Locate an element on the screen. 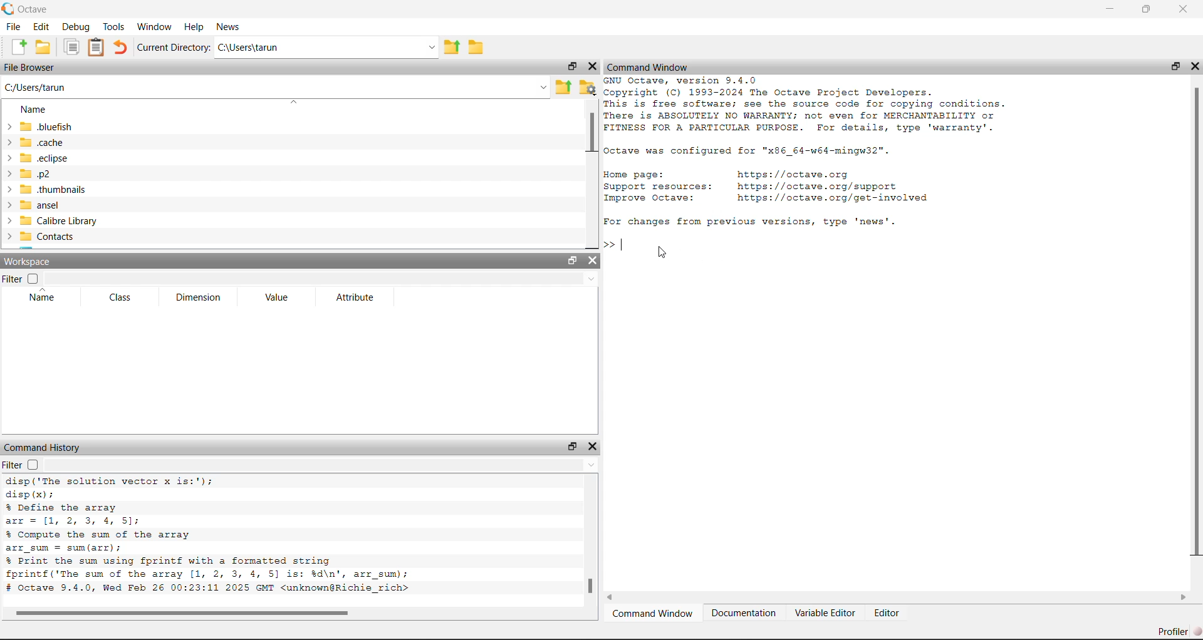  New line is located at coordinates (608, 244).